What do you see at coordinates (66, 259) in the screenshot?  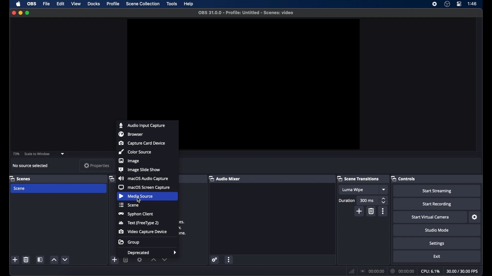 I see `decrement` at bounding box center [66, 259].